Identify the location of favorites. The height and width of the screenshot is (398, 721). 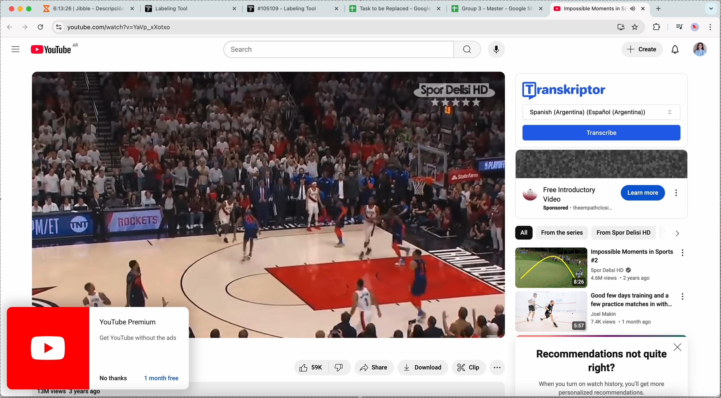
(636, 27).